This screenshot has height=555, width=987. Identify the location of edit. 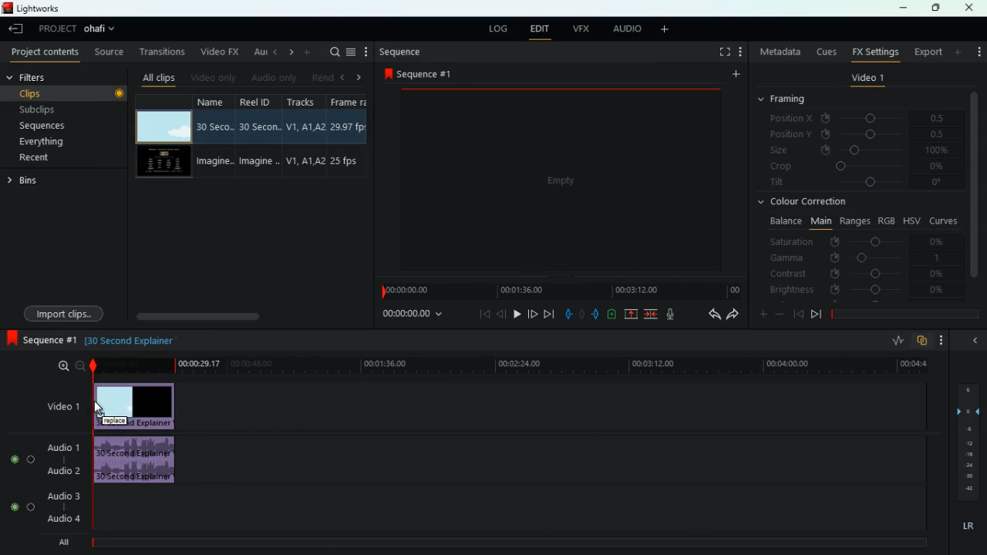
(539, 30).